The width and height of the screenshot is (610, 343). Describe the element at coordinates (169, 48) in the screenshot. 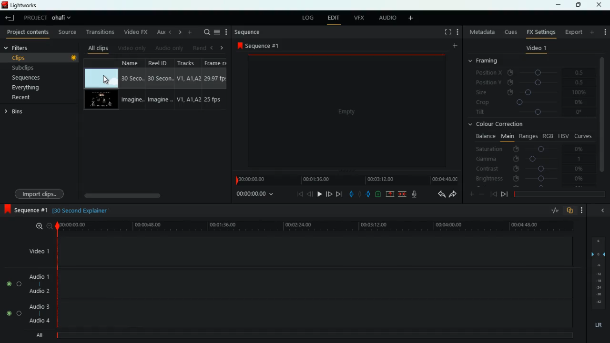

I see `audio only` at that location.